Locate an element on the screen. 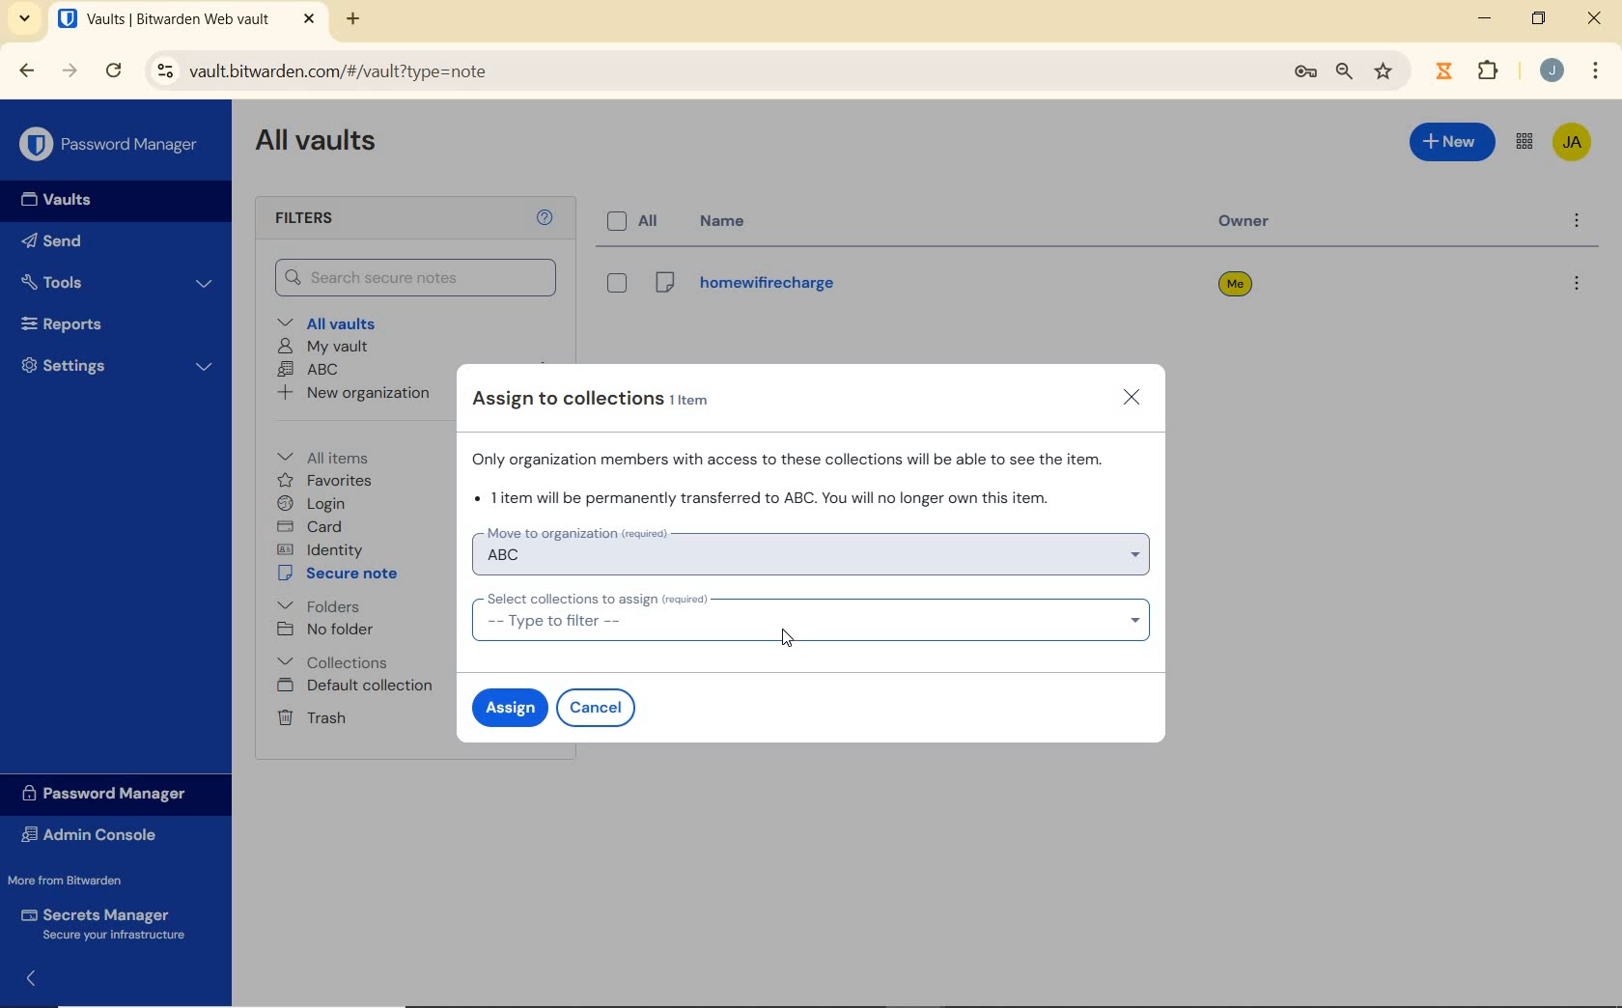 The image size is (1622, 1008). Password Manager is located at coordinates (110, 145).